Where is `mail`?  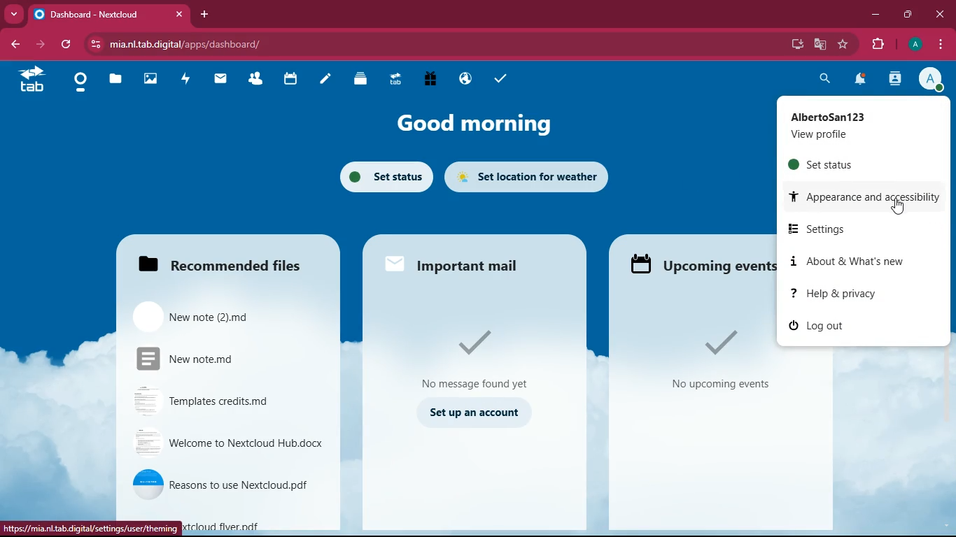 mail is located at coordinates (217, 79).